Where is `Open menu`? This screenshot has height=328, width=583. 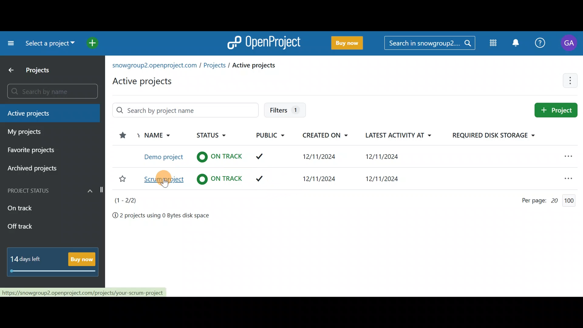 Open menu is located at coordinates (561, 157).